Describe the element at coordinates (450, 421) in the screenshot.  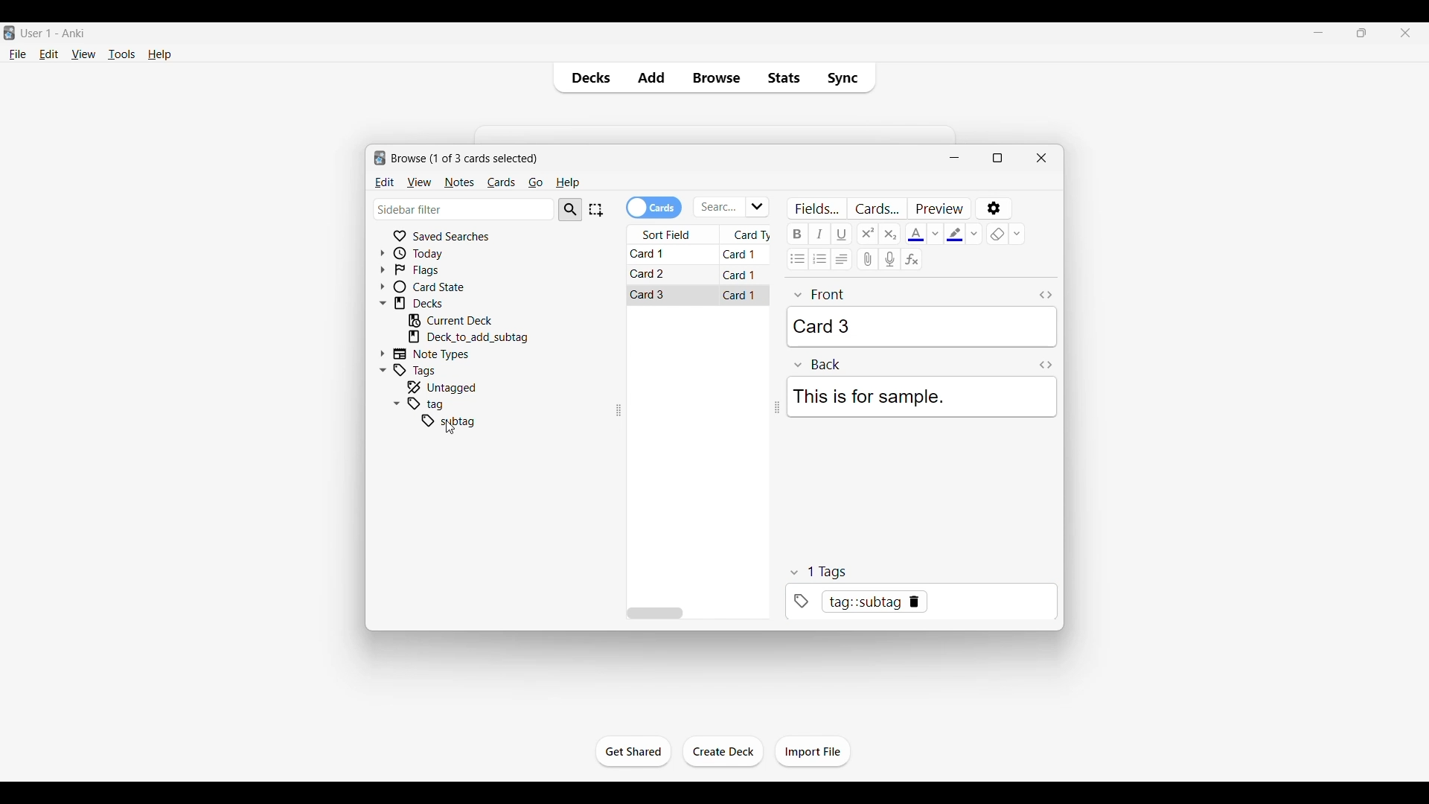
I see `subtag` at that location.